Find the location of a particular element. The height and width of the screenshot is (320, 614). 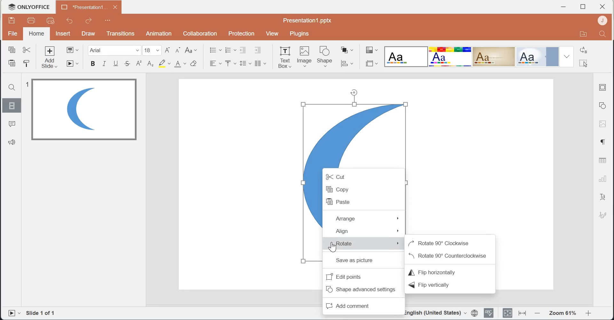

home is located at coordinates (36, 34).